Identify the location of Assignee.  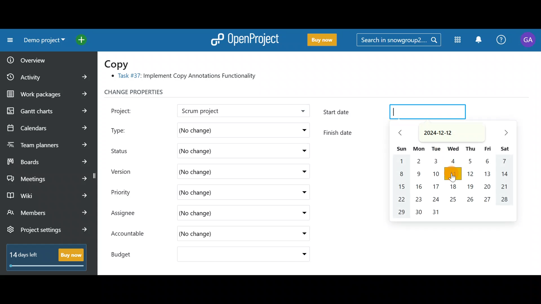
(128, 214).